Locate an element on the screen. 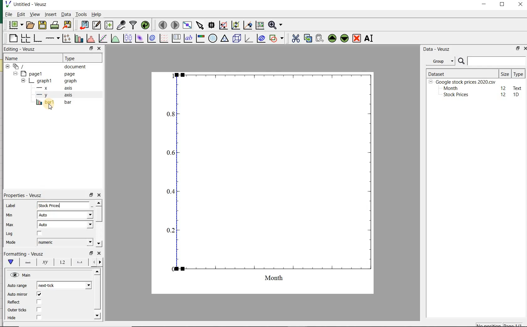  Help is located at coordinates (97, 15).